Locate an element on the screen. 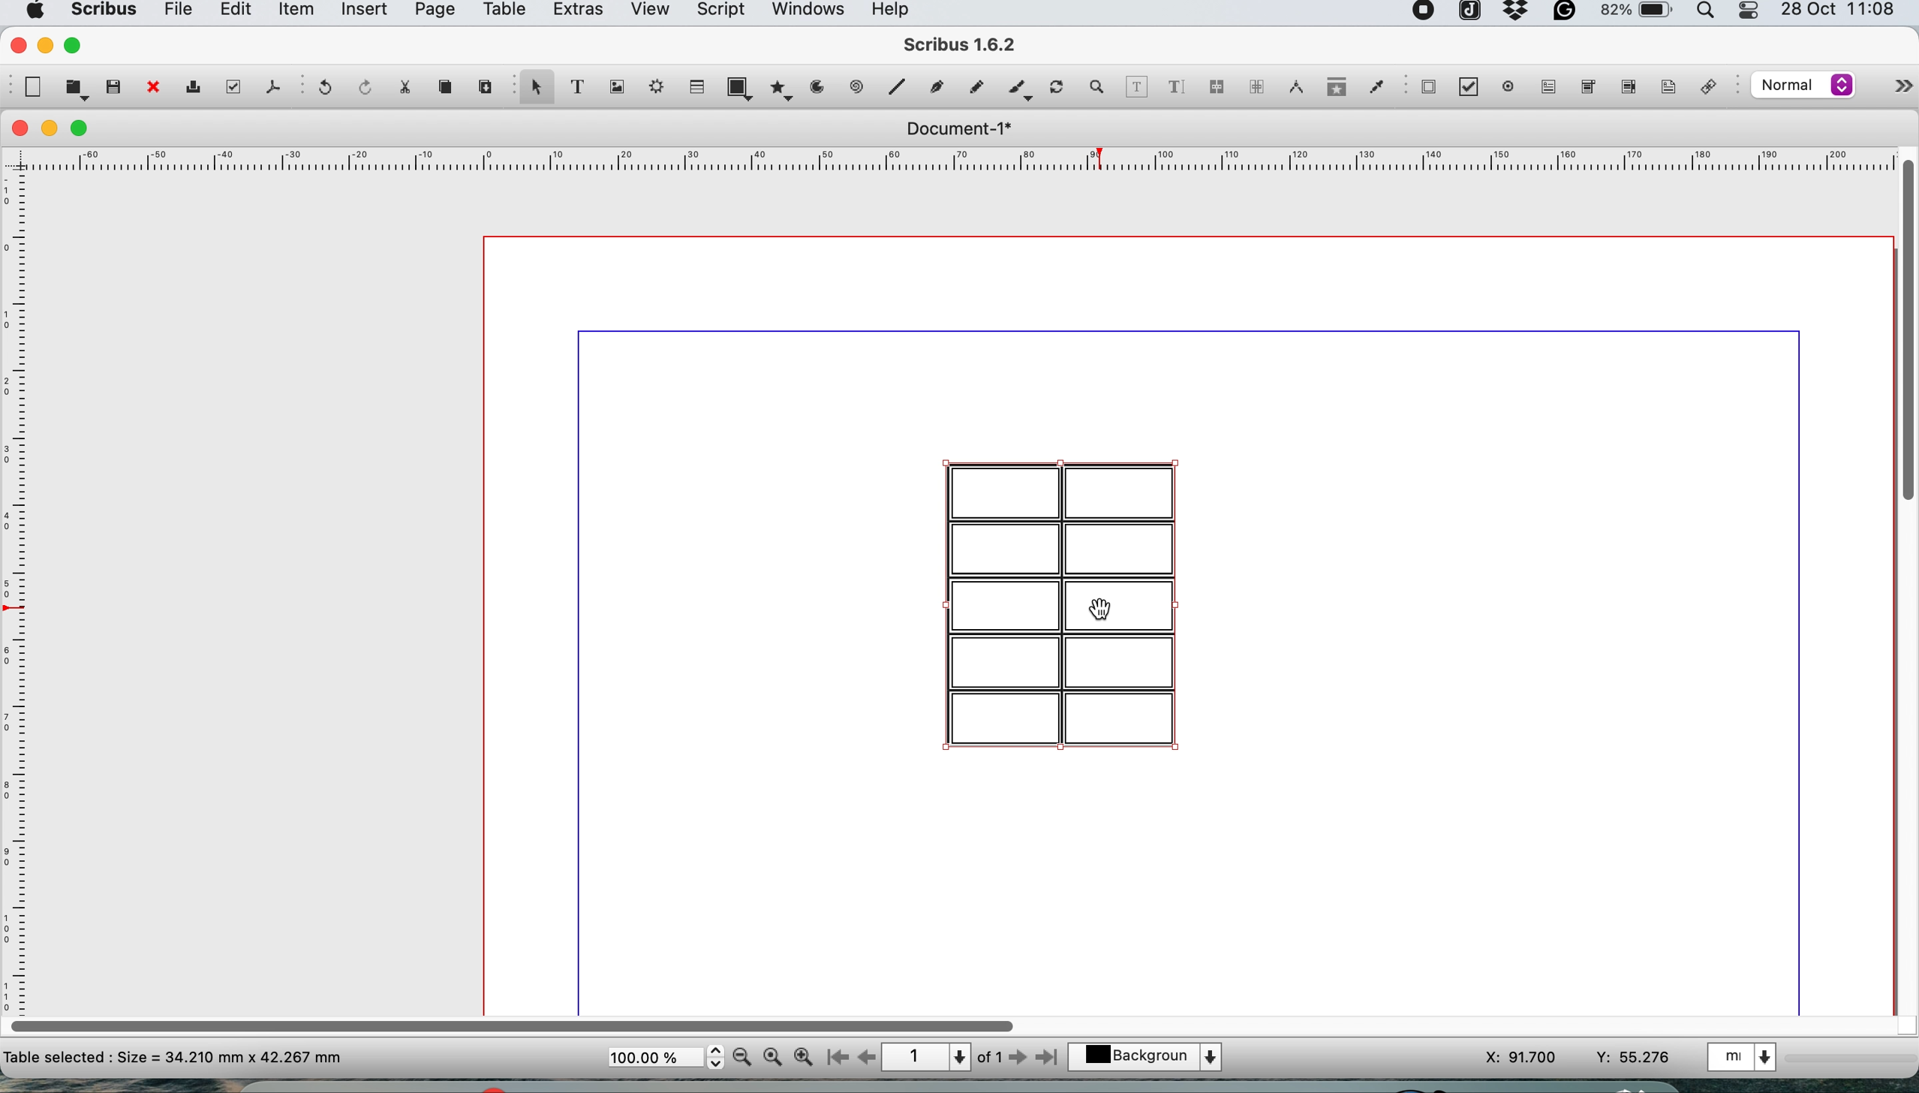 Image resolution: width=1919 pixels, height=1093 pixels. select the current unit is located at coordinates (1746, 1055).